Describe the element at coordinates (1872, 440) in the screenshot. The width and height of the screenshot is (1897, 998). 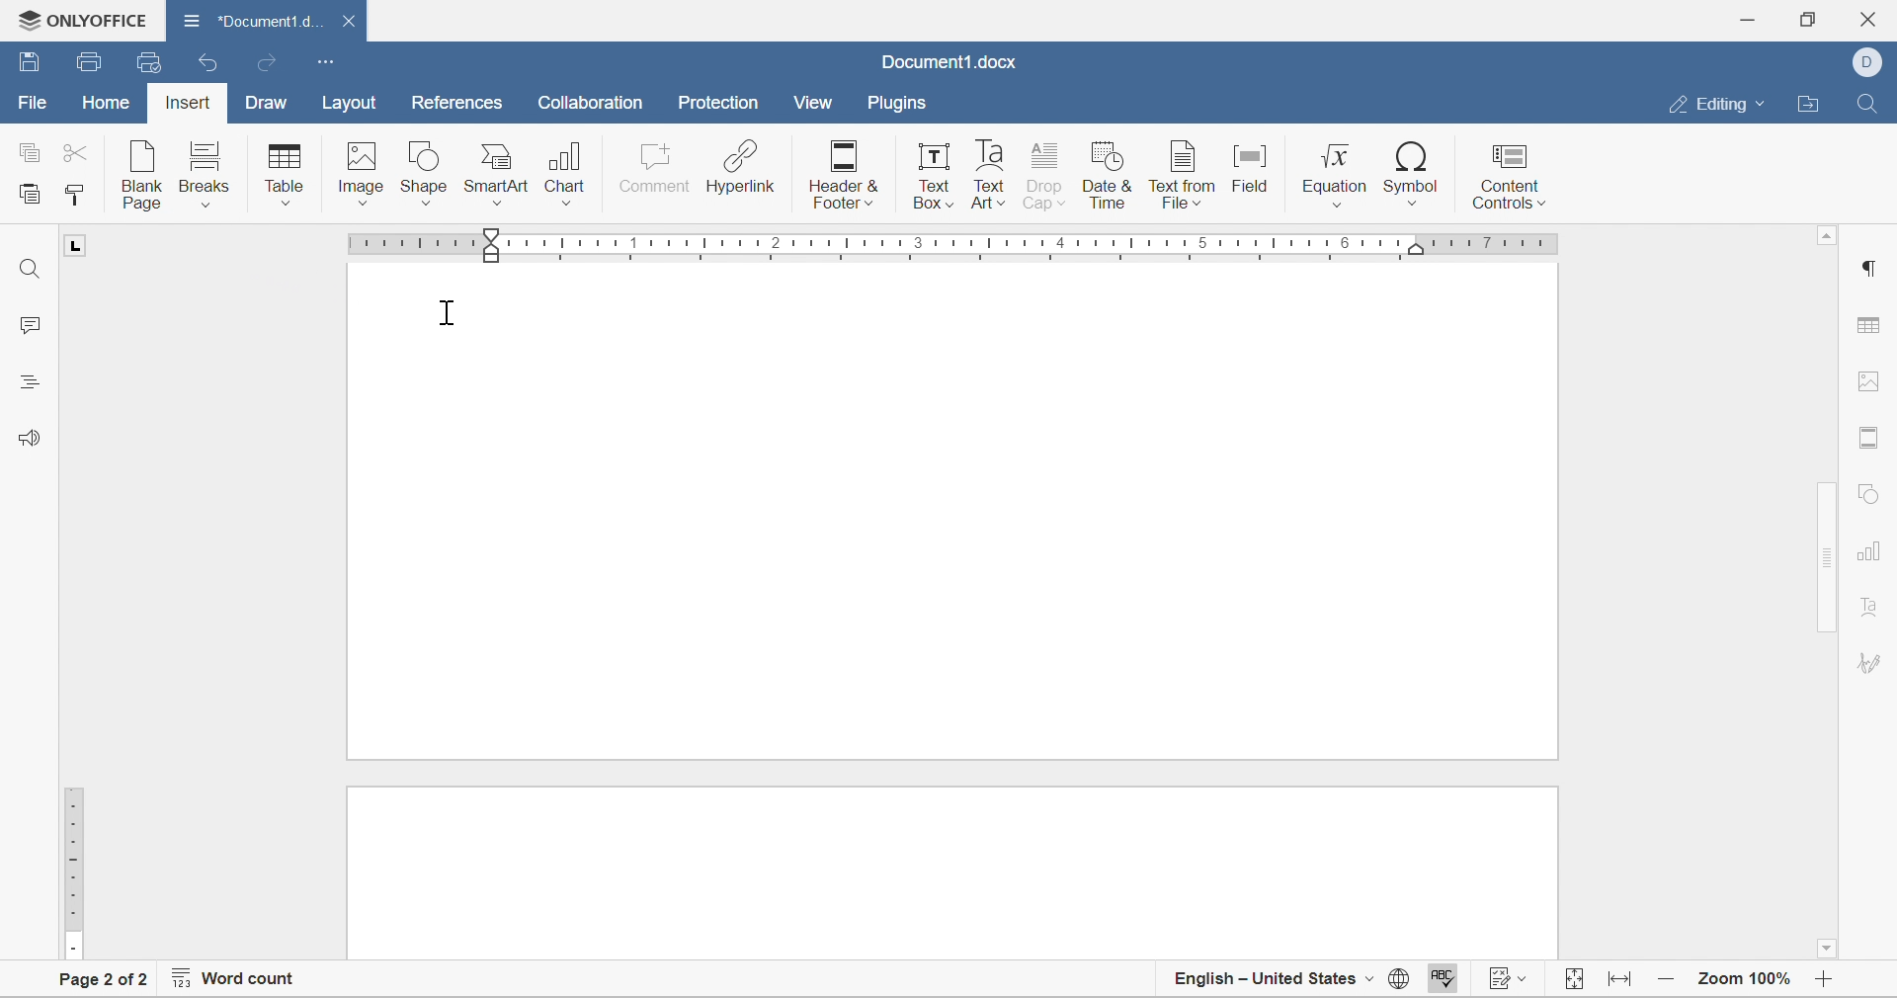
I see `Header and footer settings` at that location.